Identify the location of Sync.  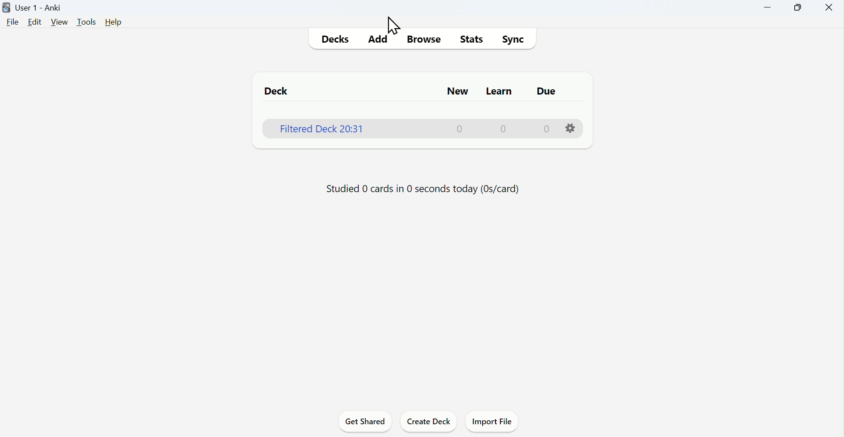
(517, 39).